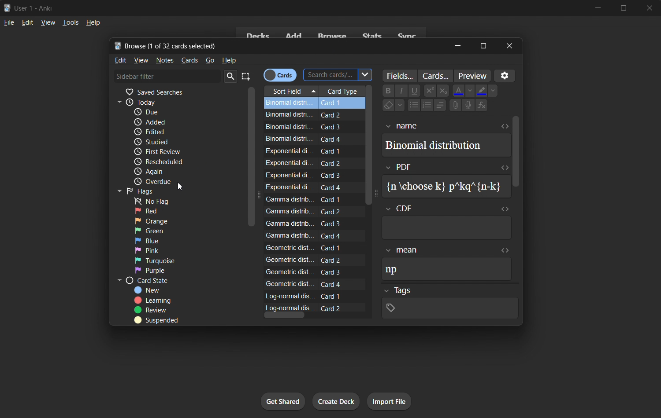  Describe the element at coordinates (161, 249) in the screenshot. I see `pink ` at that location.